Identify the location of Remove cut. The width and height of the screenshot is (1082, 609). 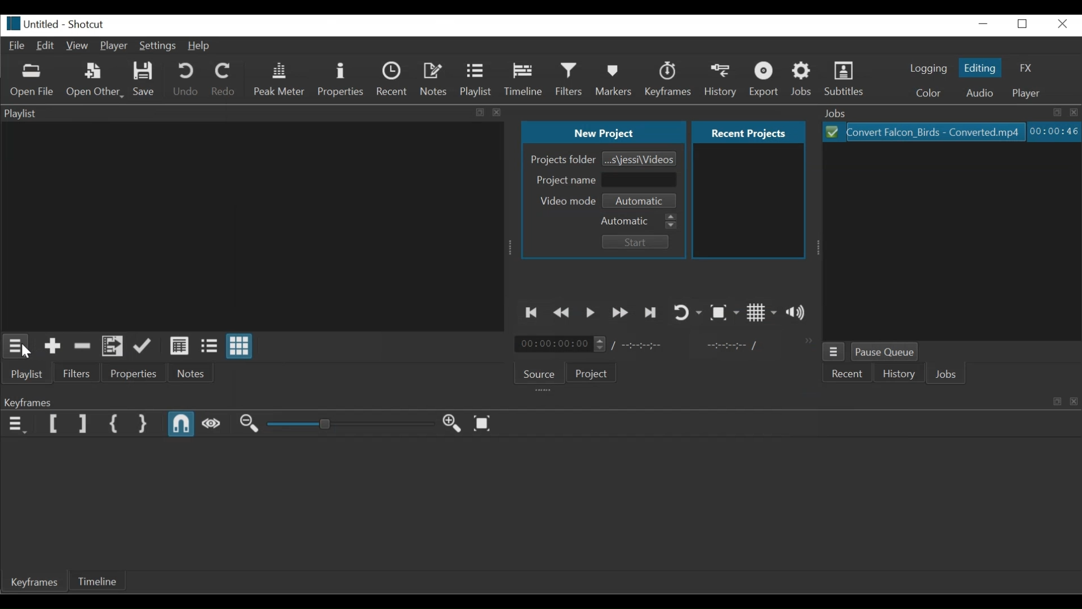
(82, 346).